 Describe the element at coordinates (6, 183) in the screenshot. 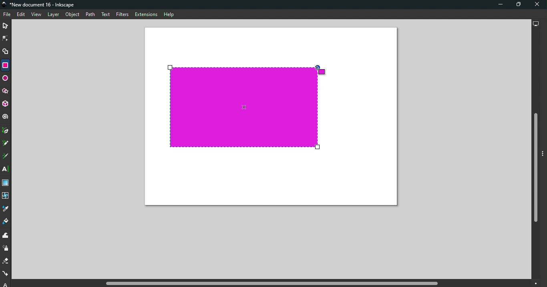

I see `Gradient tool` at that location.